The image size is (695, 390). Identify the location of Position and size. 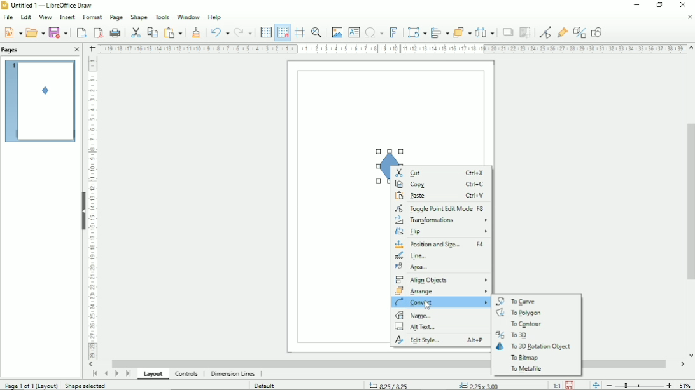
(441, 245).